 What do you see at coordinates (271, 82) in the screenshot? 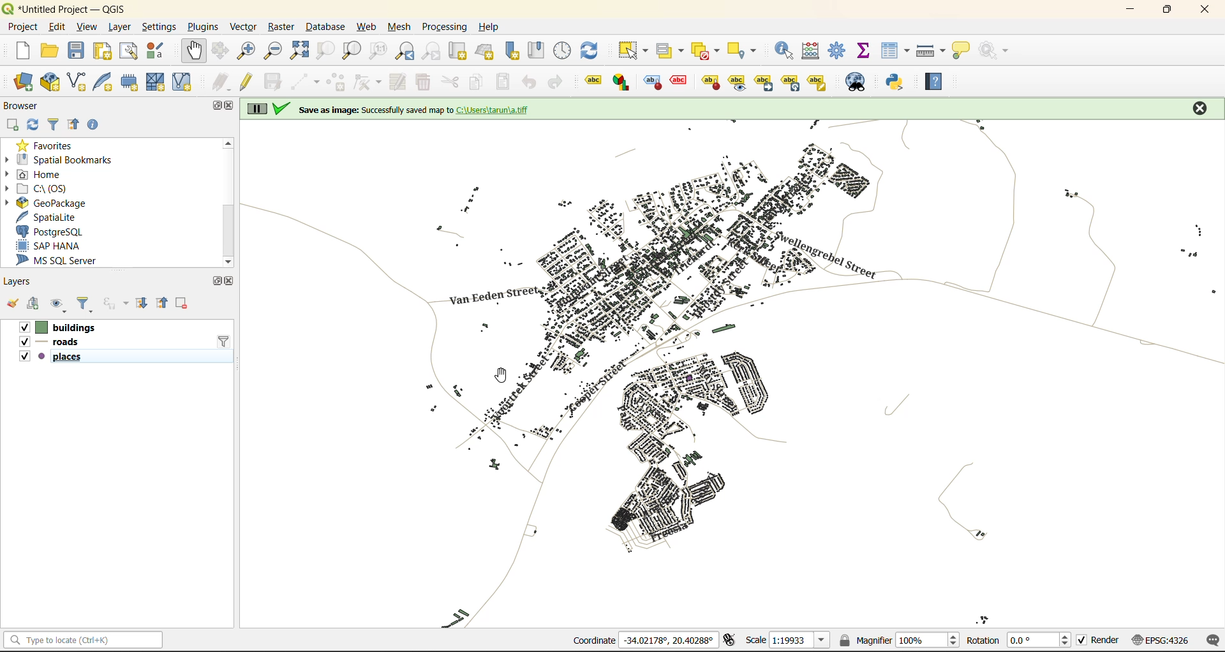
I see `save edits` at bounding box center [271, 82].